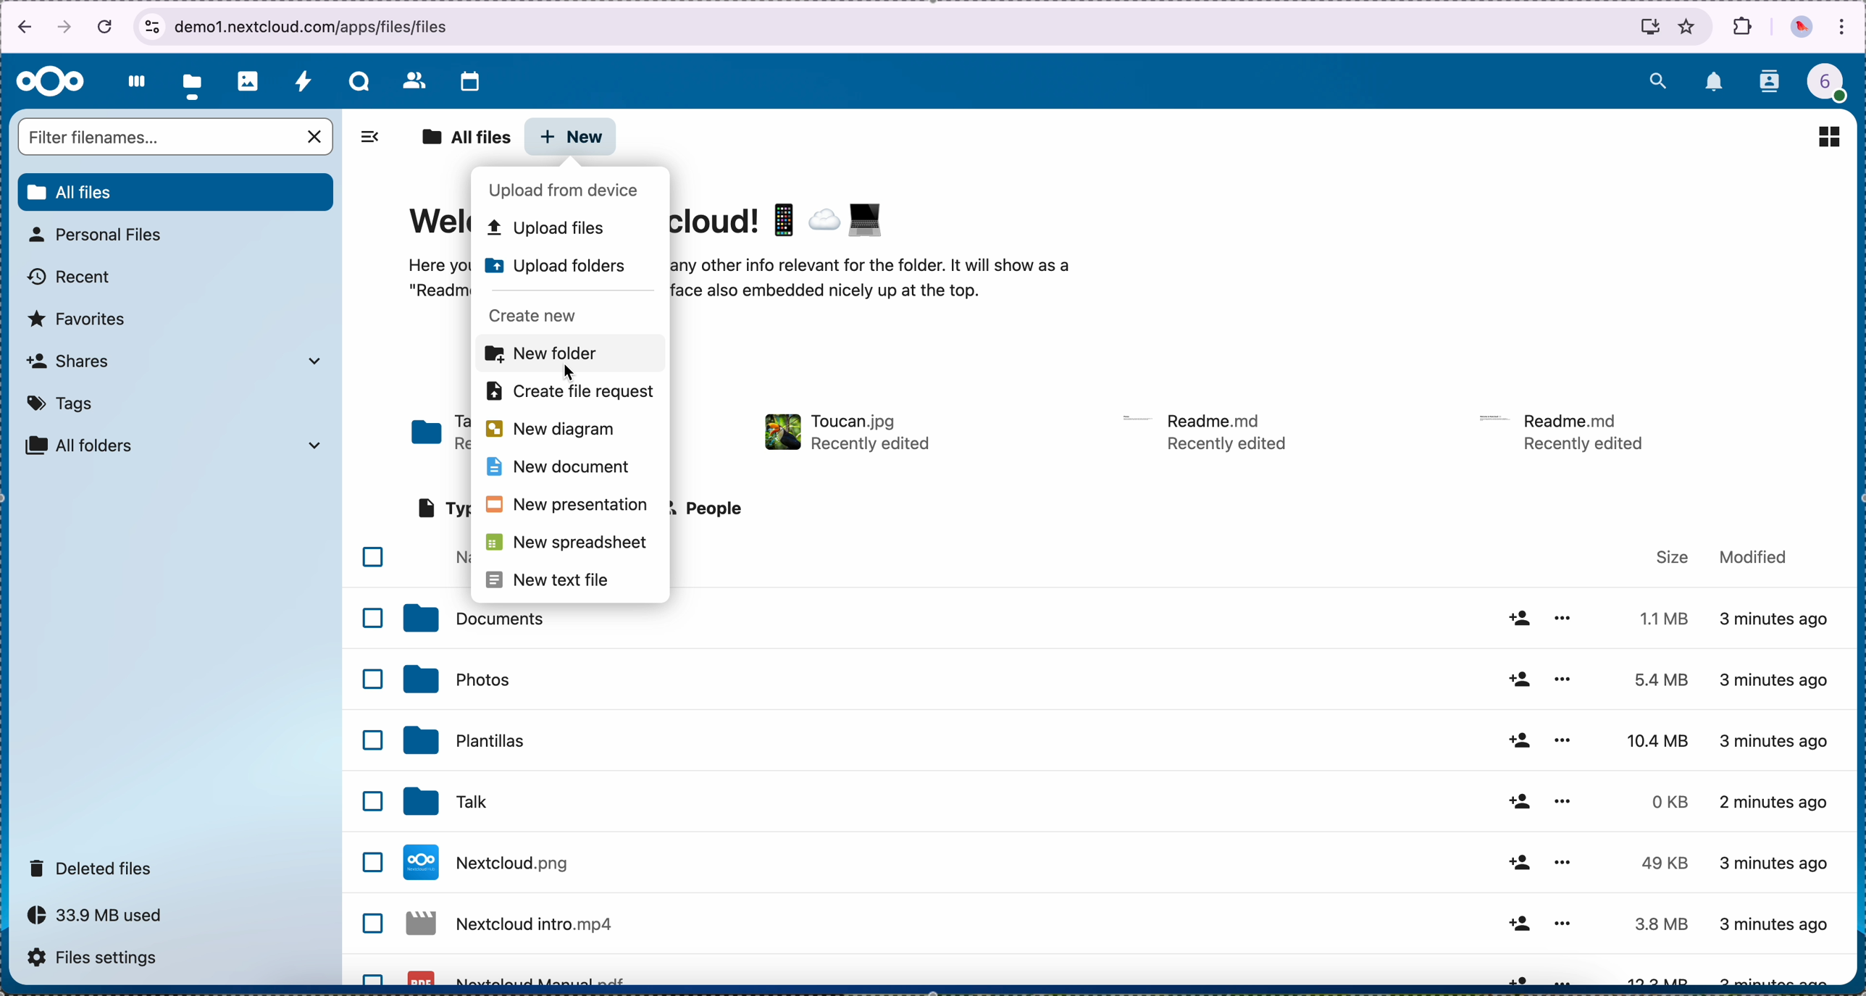 The height and width of the screenshot is (996, 1866). What do you see at coordinates (456, 679) in the screenshot?
I see `photos` at bounding box center [456, 679].